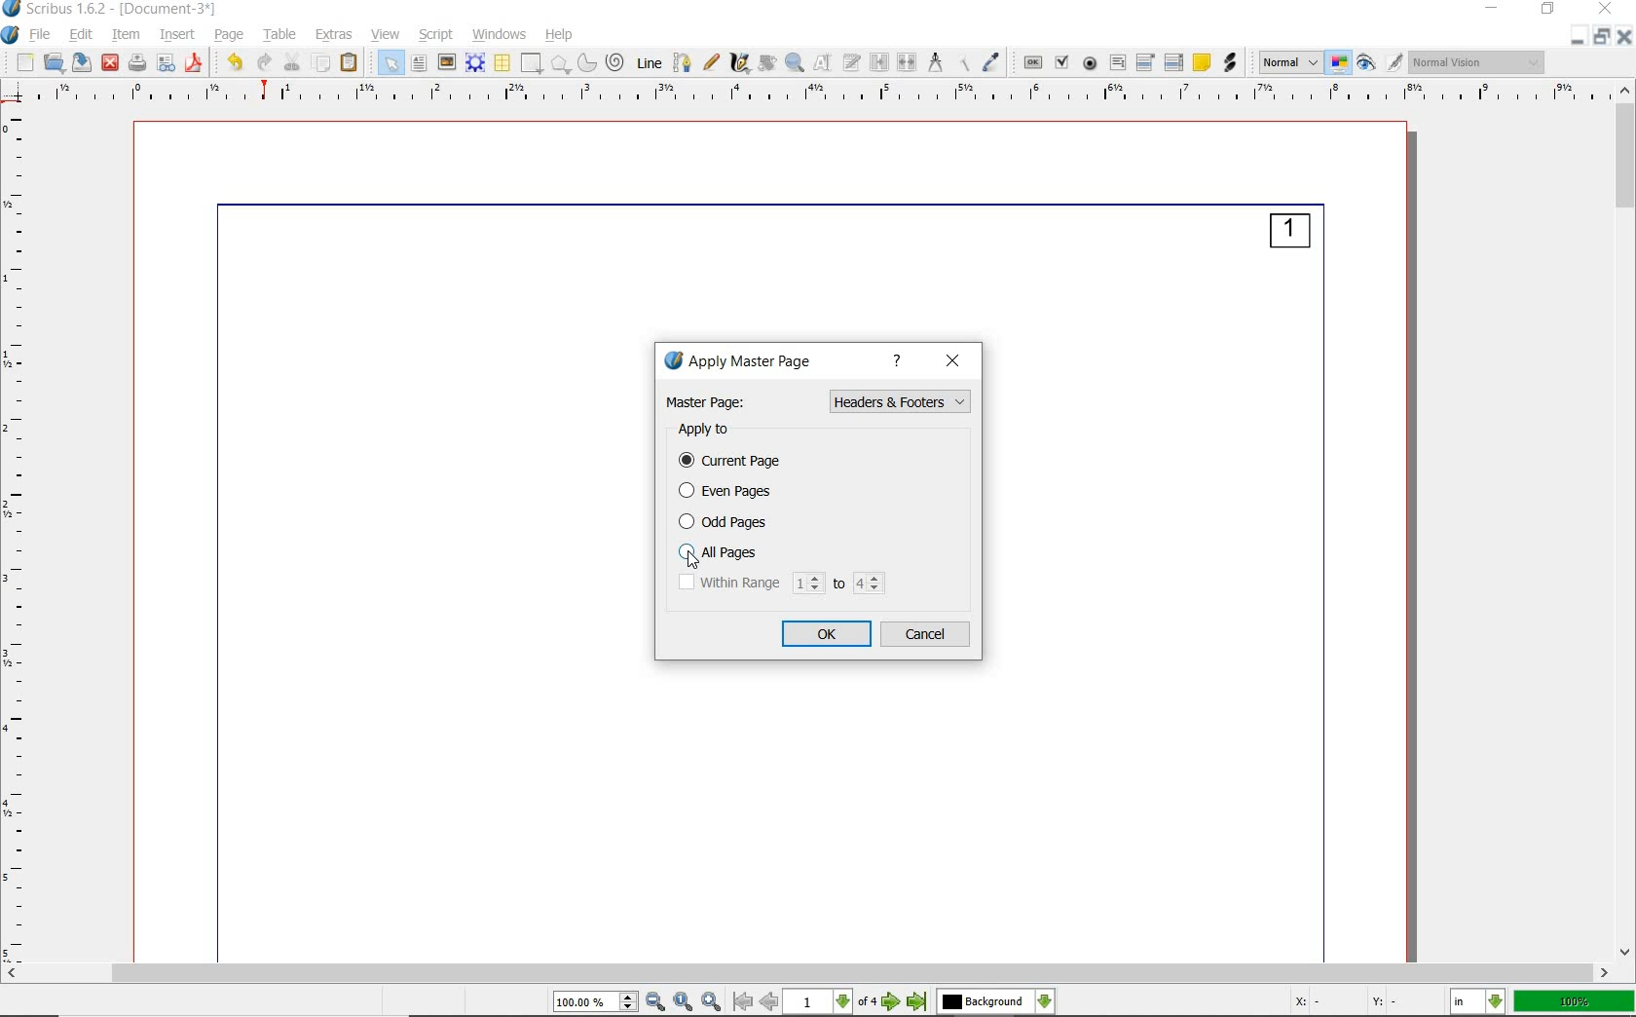  Describe the element at coordinates (904, 421) in the screenshot. I see `Header & Footers` at that location.